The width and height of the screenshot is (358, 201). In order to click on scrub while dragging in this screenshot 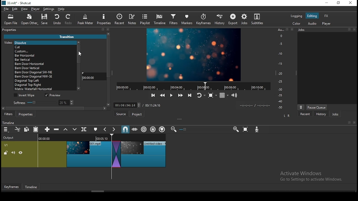, I will do `click(135, 130)`.